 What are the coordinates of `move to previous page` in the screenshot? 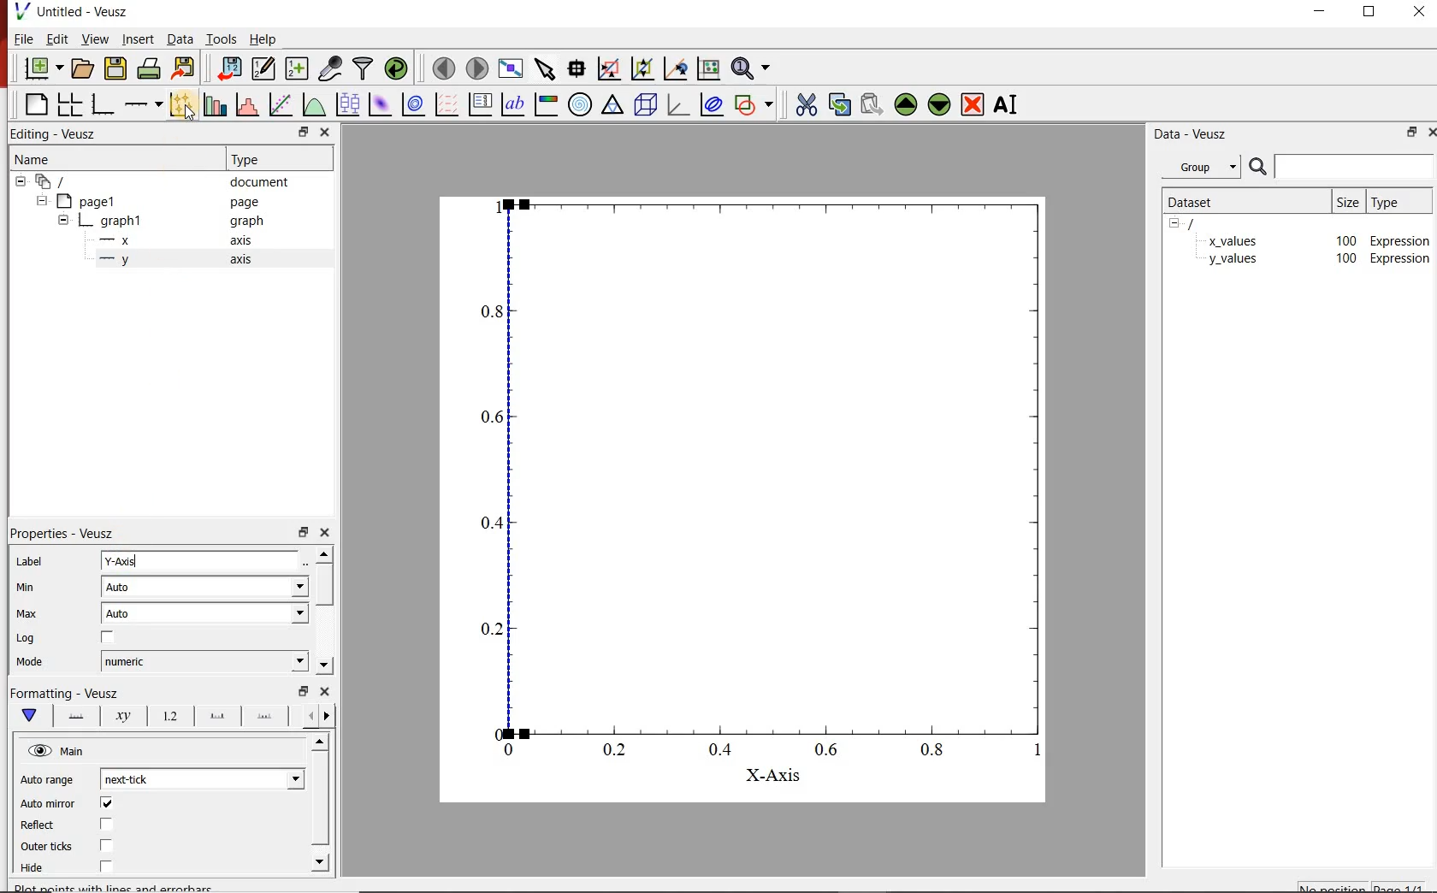 It's located at (443, 69).